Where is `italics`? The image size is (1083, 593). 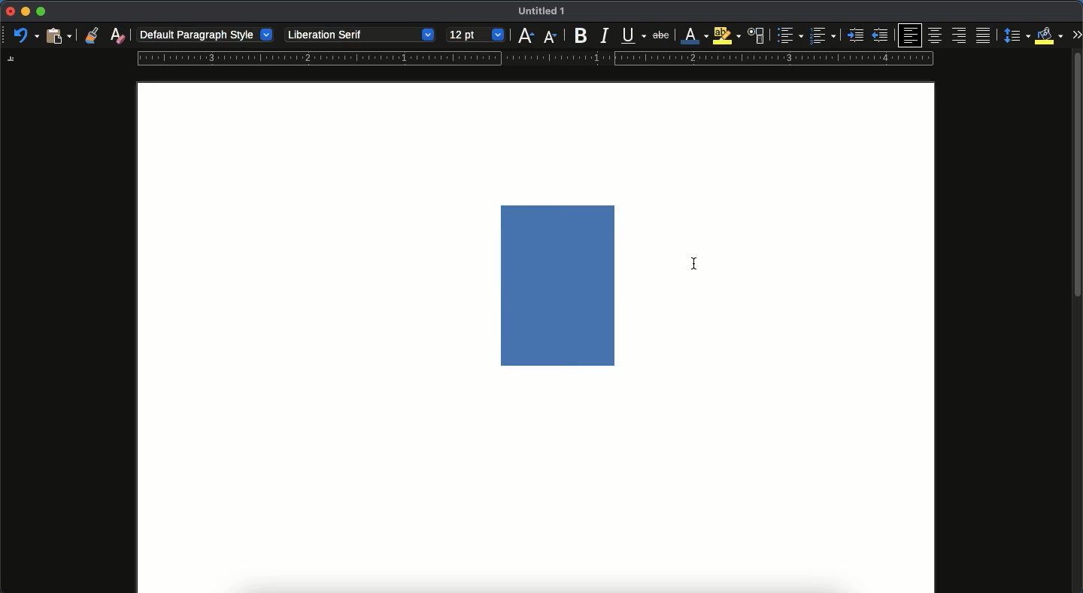
italics is located at coordinates (604, 35).